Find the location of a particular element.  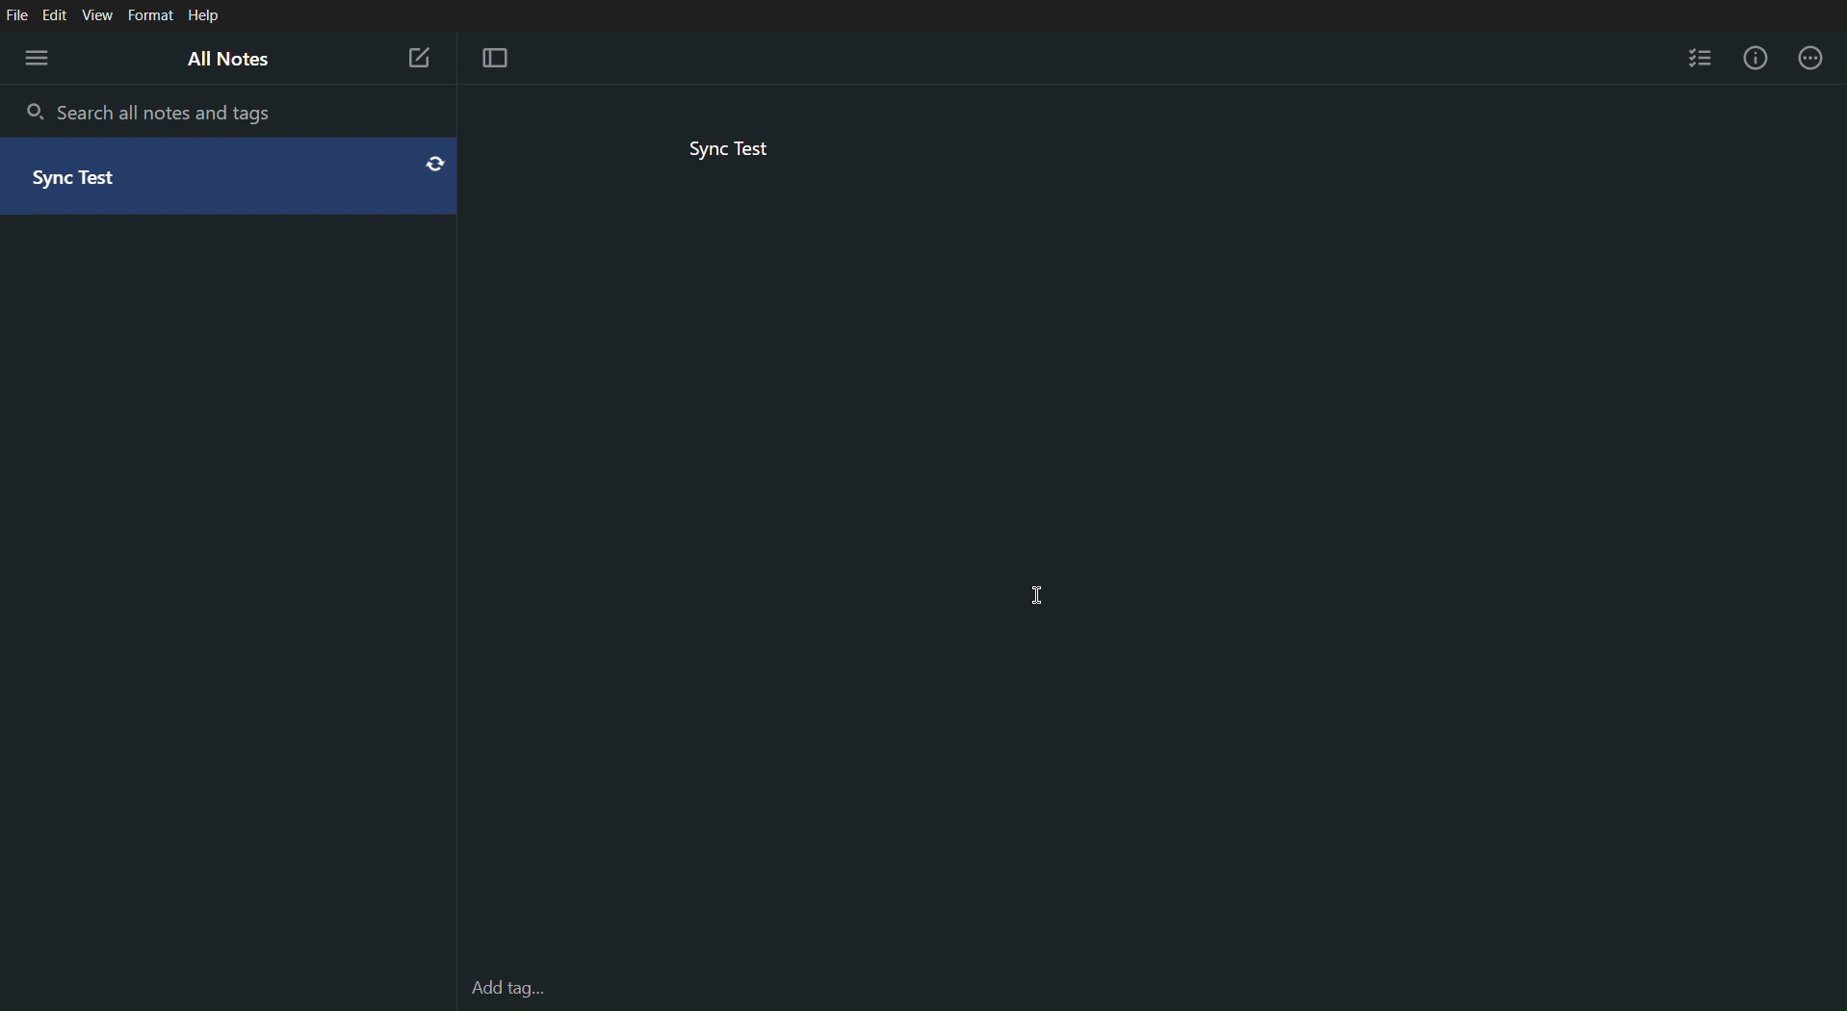

Sync Test is located at coordinates (735, 148).